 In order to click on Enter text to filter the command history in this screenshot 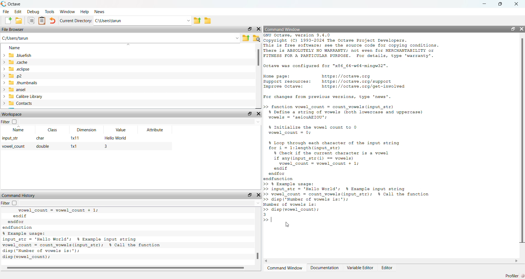, I will do `click(141, 203)`.